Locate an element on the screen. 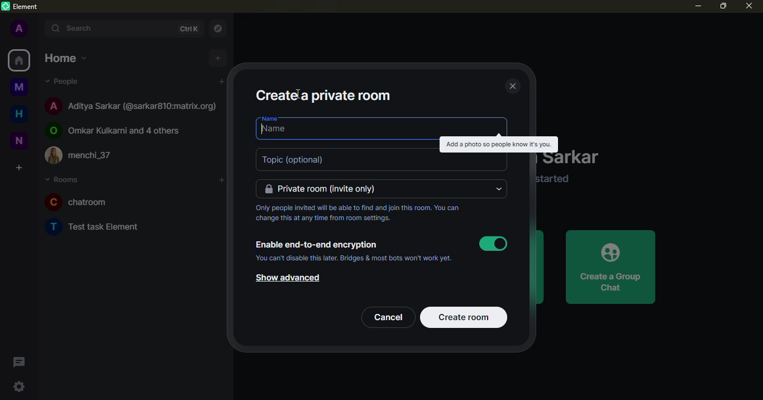  close is located at coordinates (750, 7).